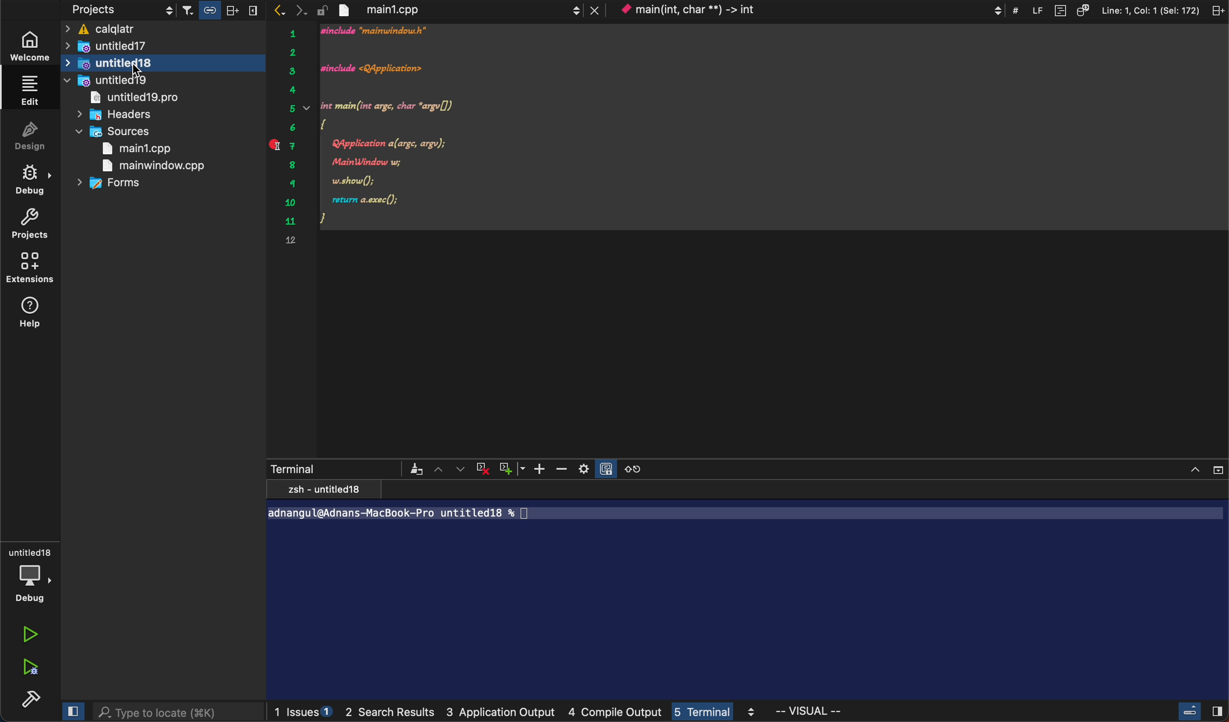 The width and height of the screenshot is (1229, 722). I want to click on untitled19, so click(139, 83).